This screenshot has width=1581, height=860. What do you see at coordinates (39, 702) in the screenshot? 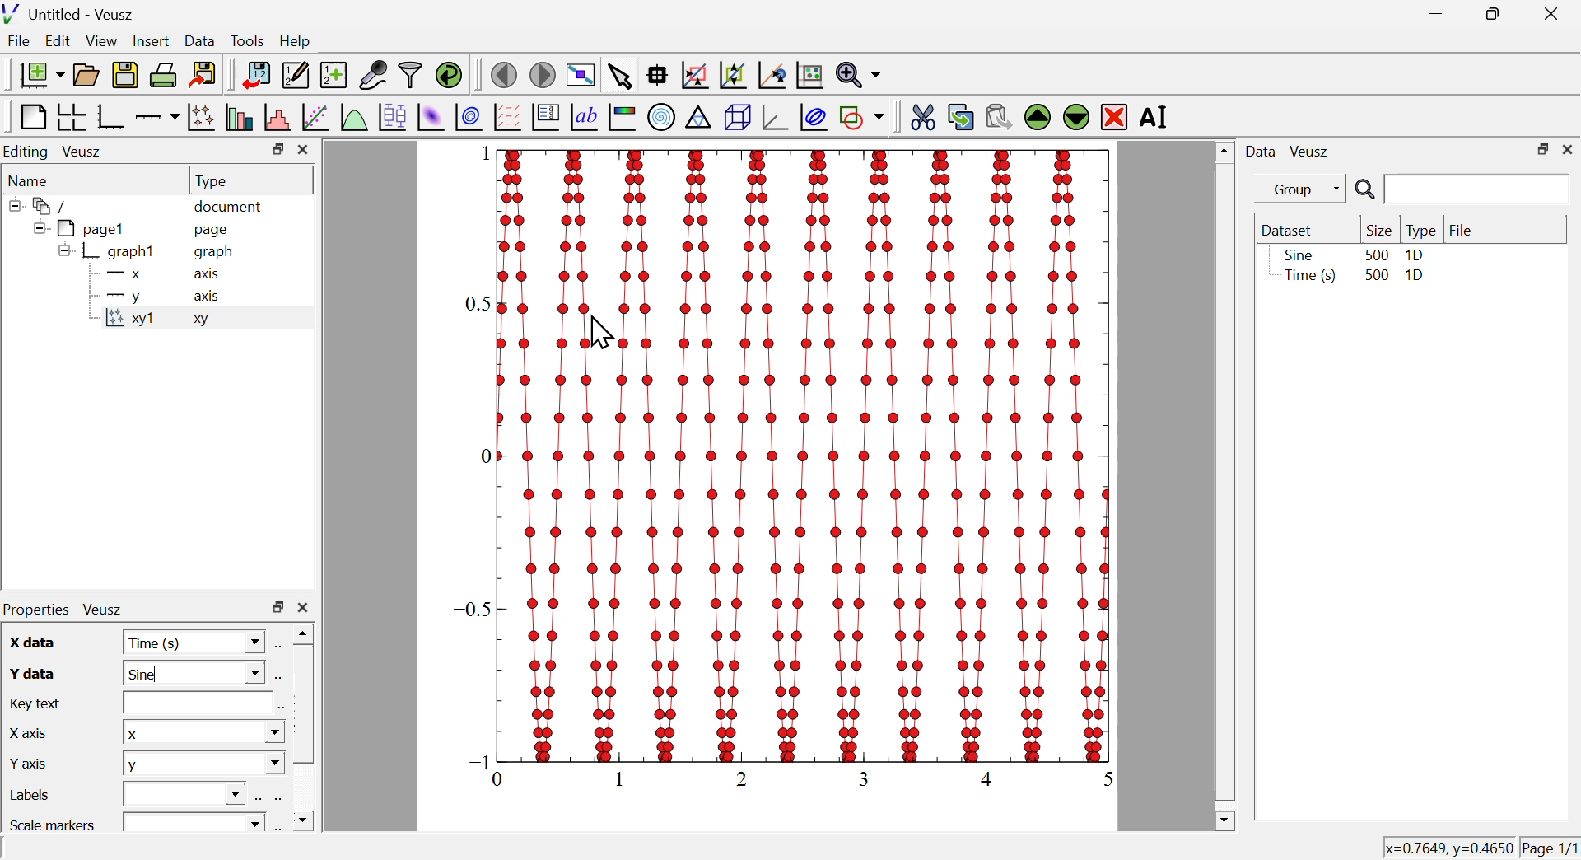
I see `key text` at bounding box center [39, 702].